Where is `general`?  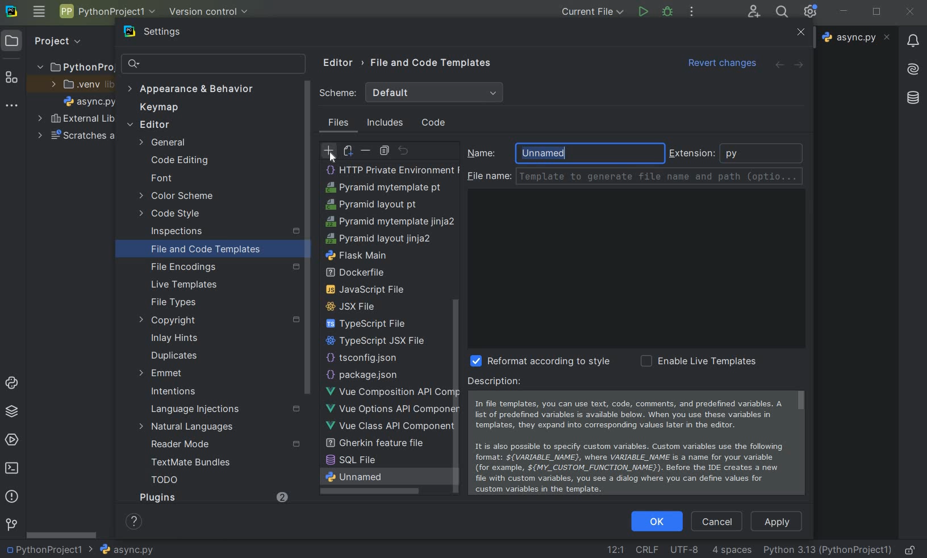
general is located at coordinates (166, 143).